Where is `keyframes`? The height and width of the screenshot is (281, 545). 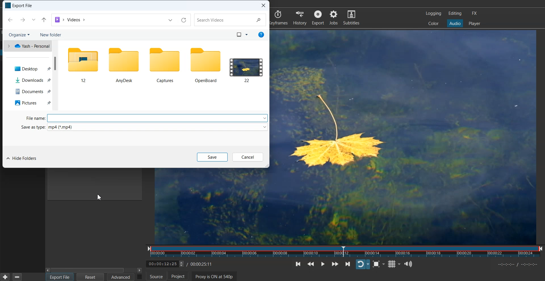
keyframes is located at coordinates (280, 17).